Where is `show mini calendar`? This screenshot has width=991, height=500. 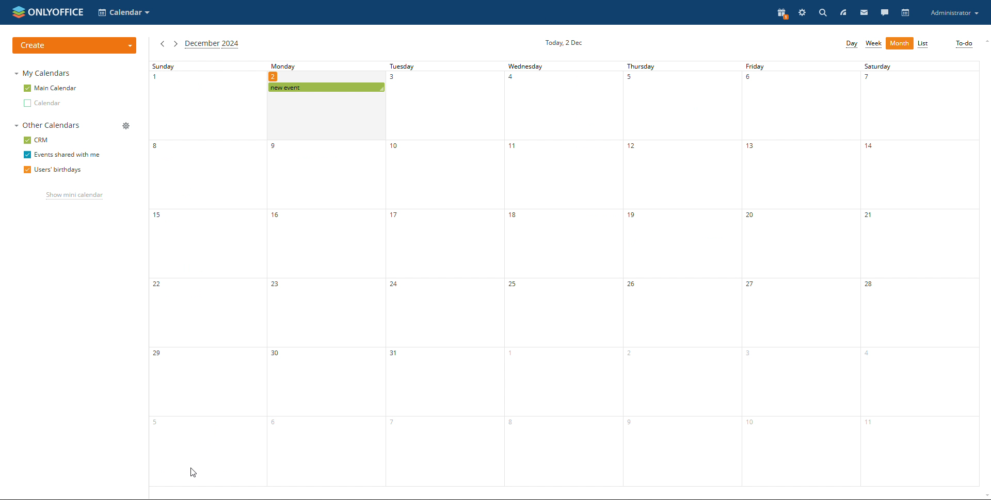 show mini calendar is located at coordinates (74, 195).